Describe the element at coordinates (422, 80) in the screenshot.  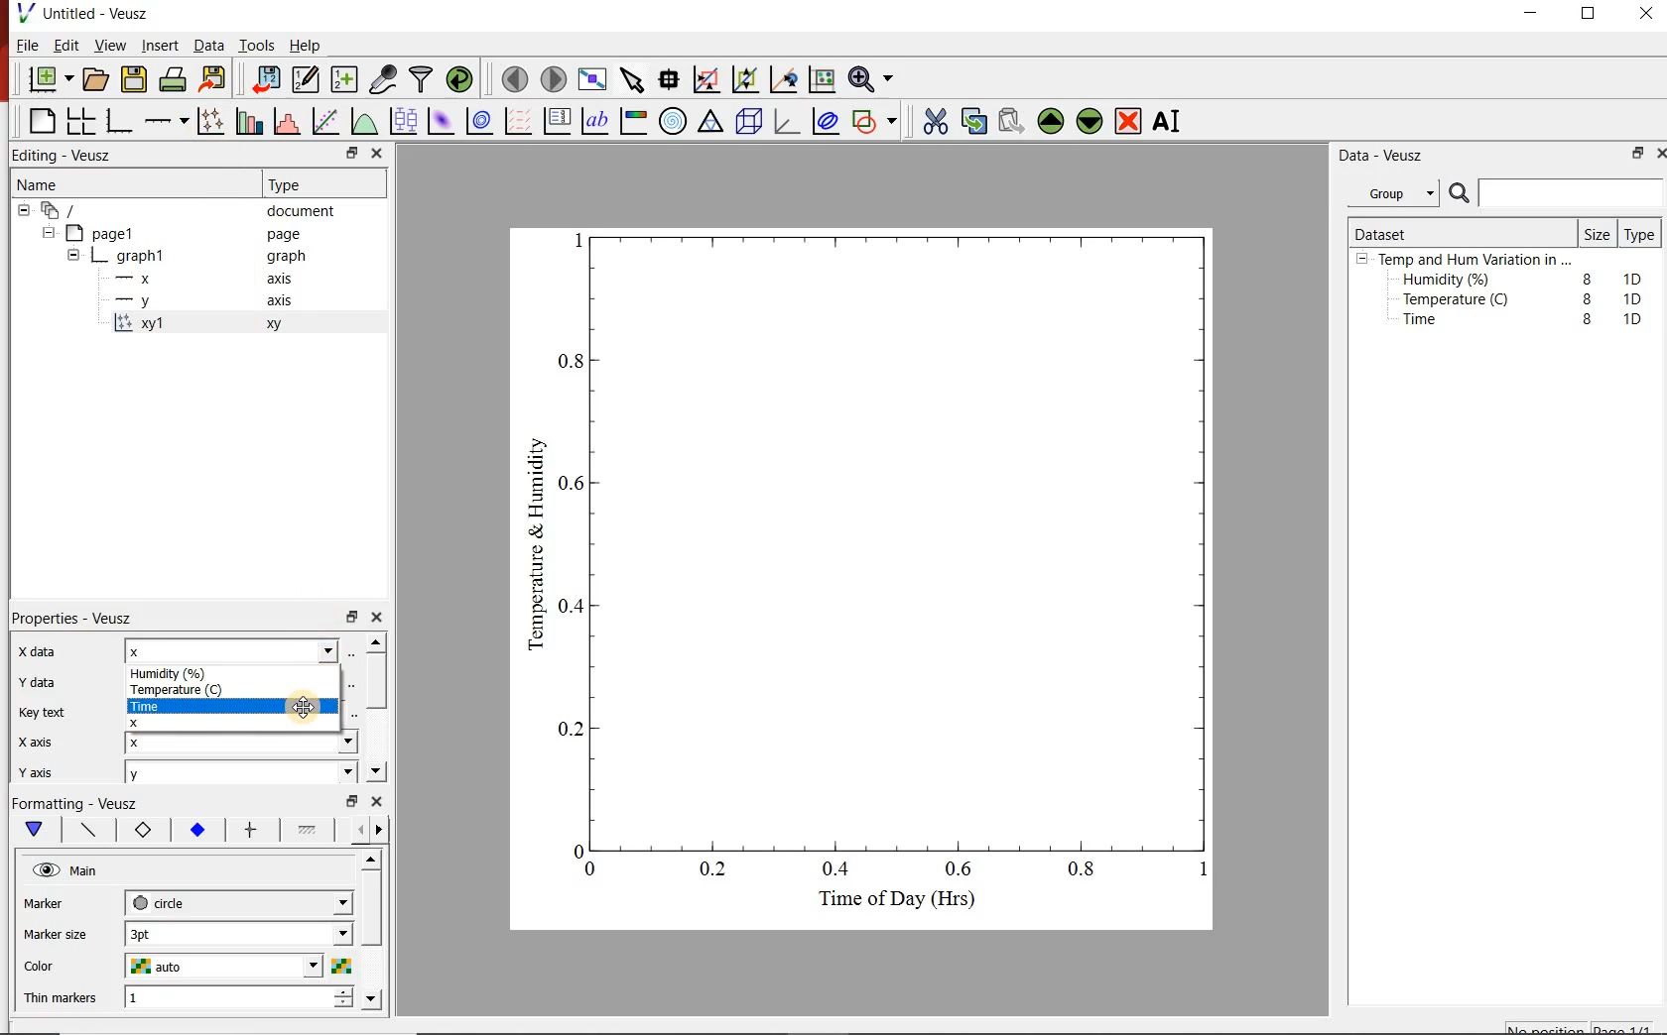
I see `filter data` at that location.